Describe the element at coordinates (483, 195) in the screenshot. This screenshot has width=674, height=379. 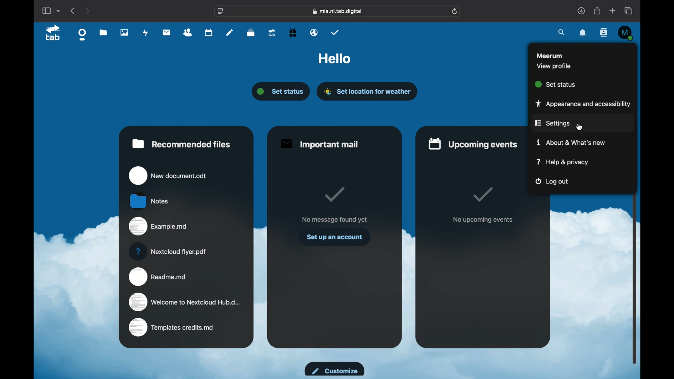
I see `tik mark` at that location.